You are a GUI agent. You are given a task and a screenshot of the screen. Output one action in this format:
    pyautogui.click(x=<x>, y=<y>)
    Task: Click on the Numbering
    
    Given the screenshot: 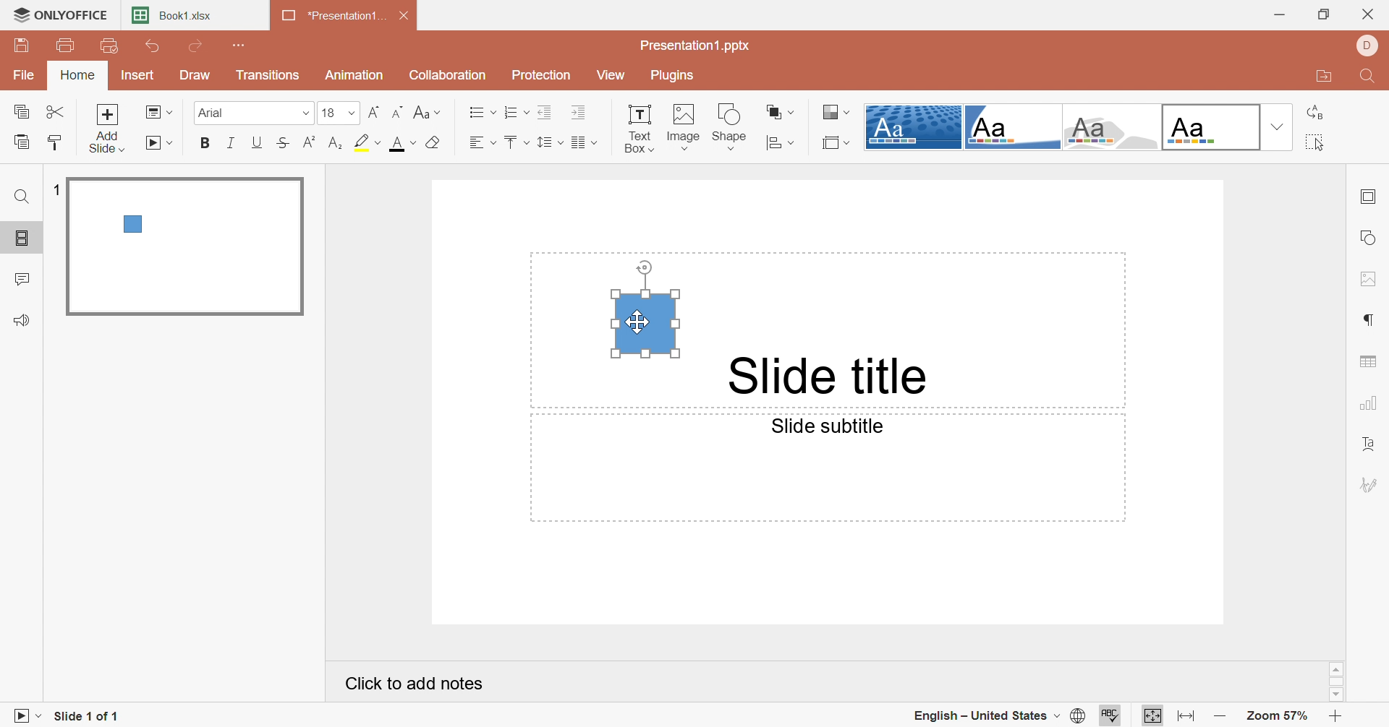 What is the action you would take?
    pyautogui.click(x=518, y=111)
    